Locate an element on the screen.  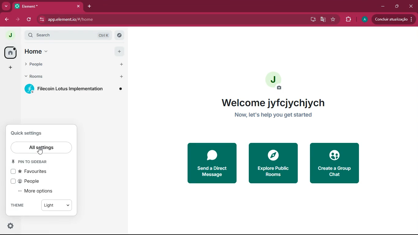
add button is located at coordinates (119, 51).